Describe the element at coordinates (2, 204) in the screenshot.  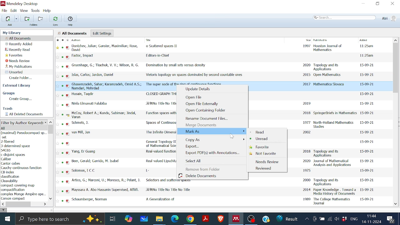
I see `Move left` at that location.